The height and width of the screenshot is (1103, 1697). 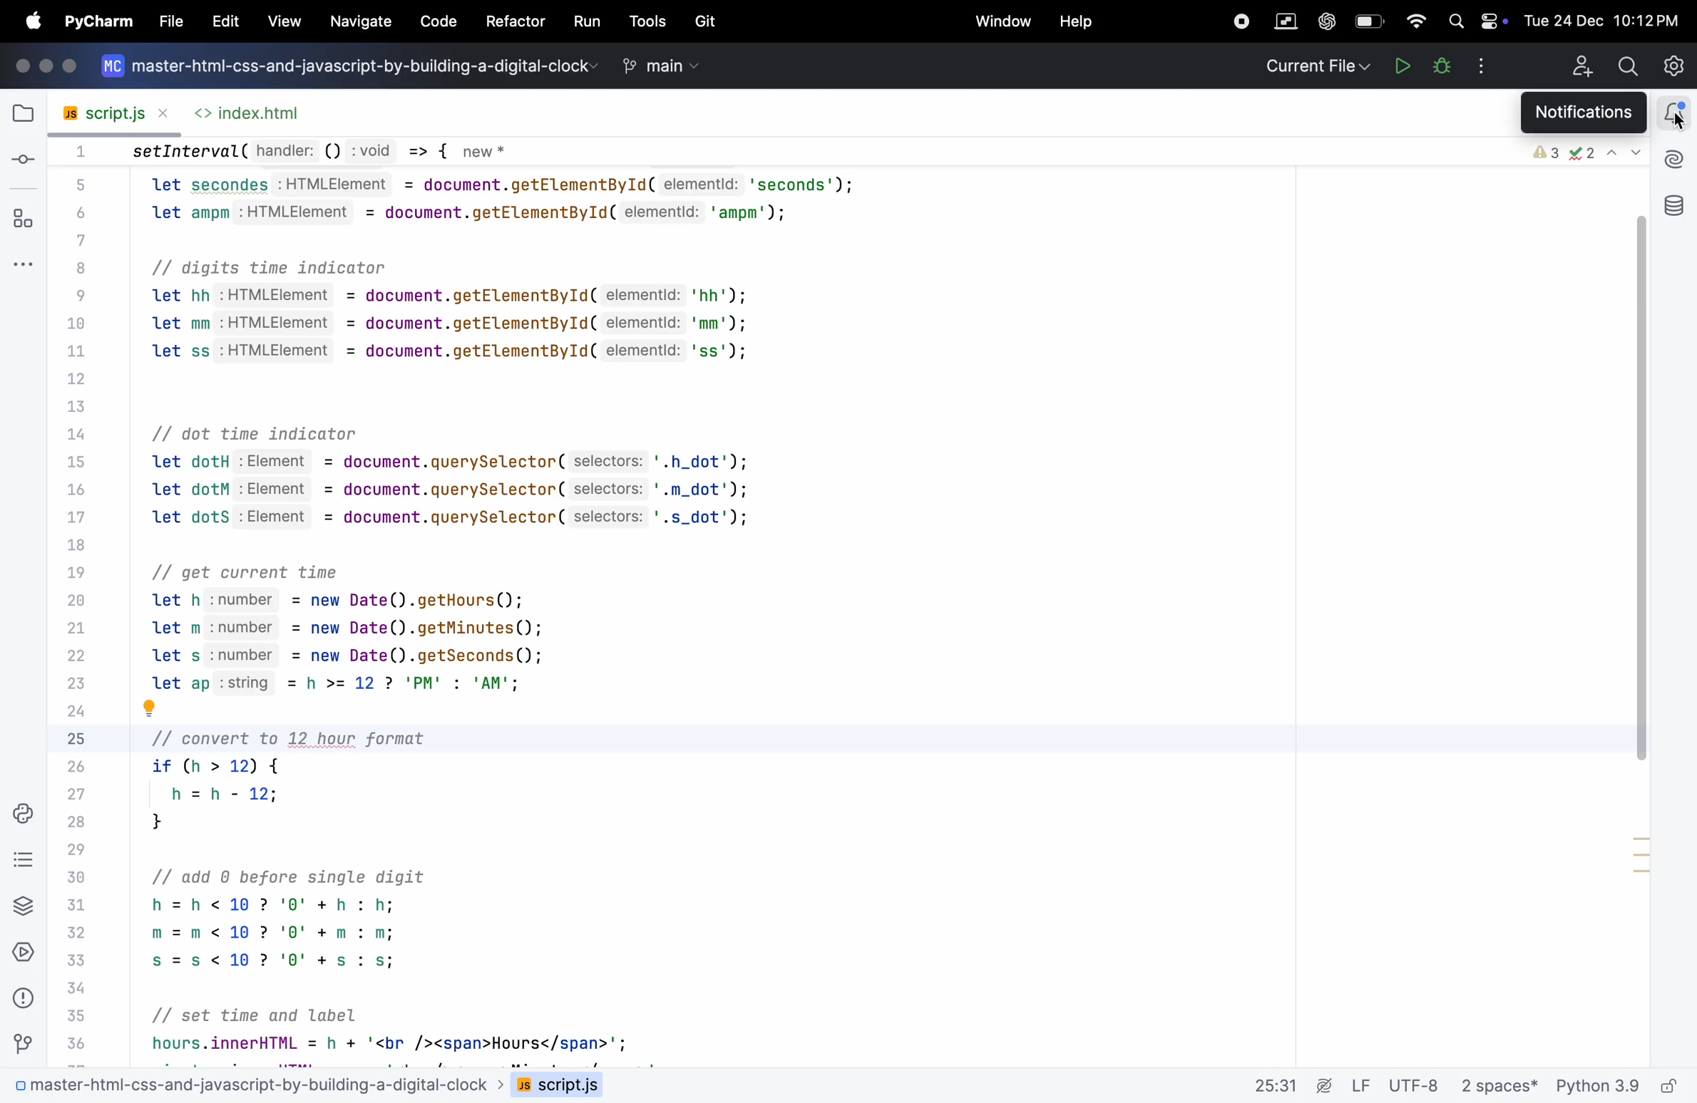 What do you see at coordinates (111, 69) in the screenshot?
I see `logo` at bounding box center [111, 69].